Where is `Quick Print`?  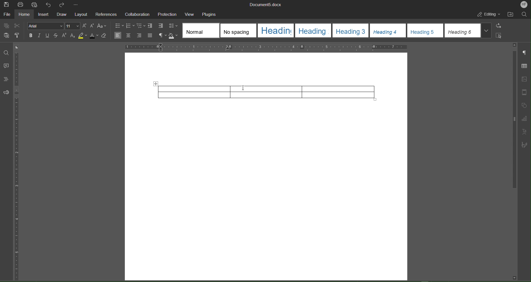 Quick Print is located at coordinates (36, 5).